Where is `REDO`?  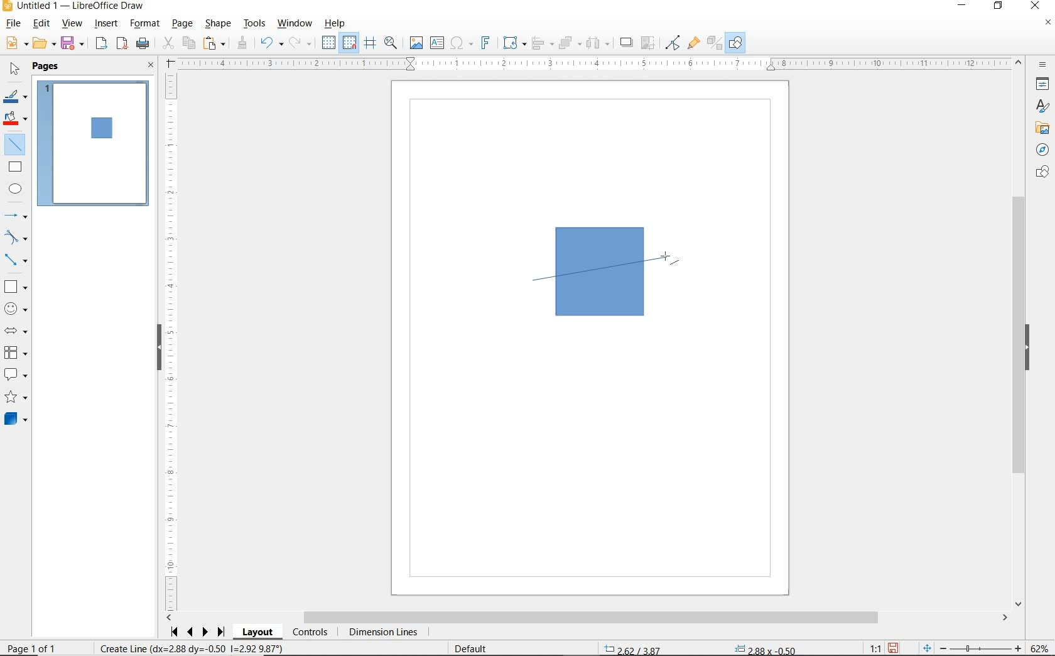
REDO is located at coordinates (303, 43).